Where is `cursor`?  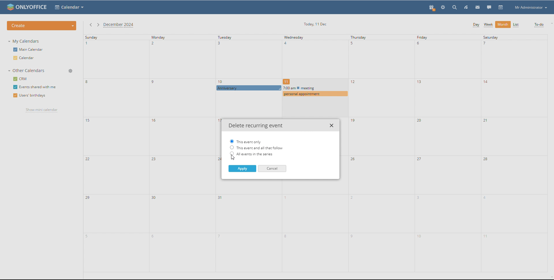
cursor is located at coordinates (235, 91).